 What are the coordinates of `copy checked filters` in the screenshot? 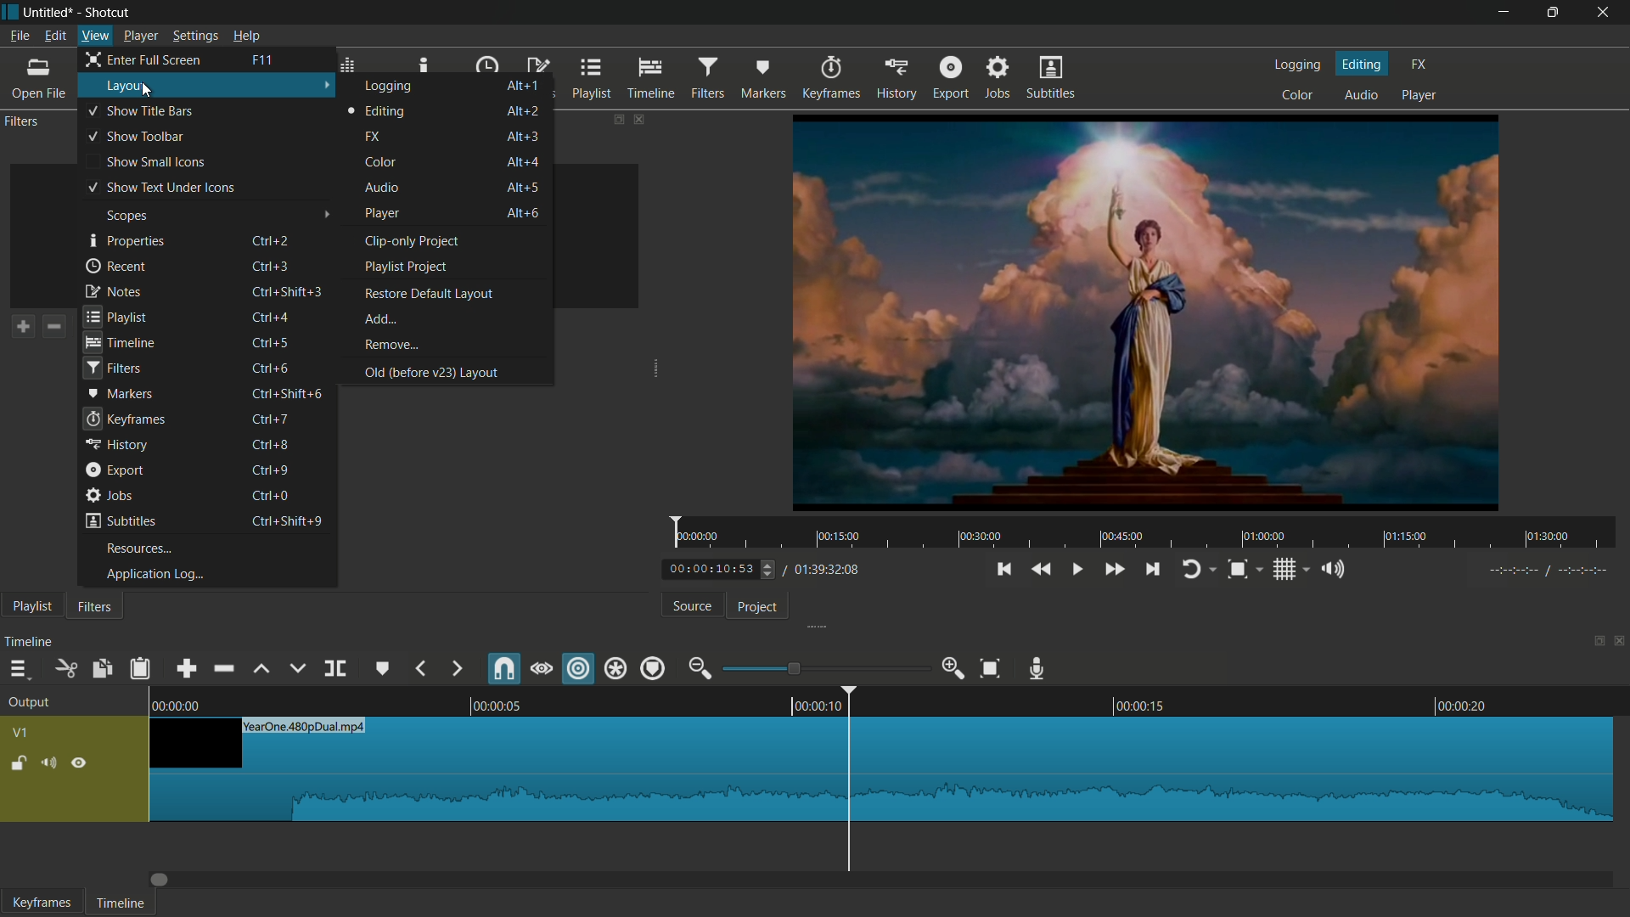 It's located at (92, 327).